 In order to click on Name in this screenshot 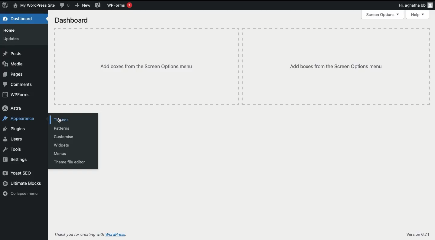, I will do `click(34, 5)`.